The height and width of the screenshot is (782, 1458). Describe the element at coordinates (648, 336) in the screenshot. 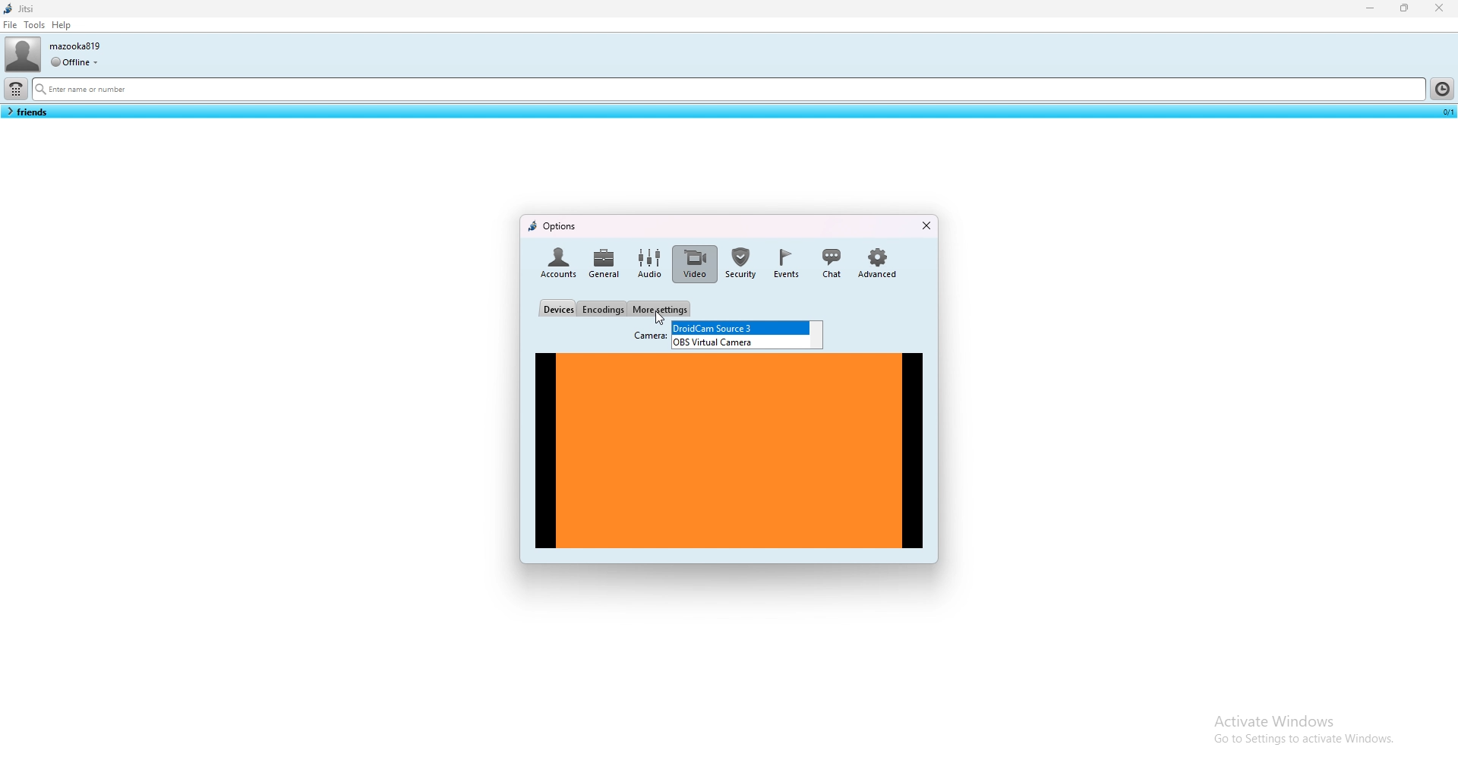

I see `camera` at that location.